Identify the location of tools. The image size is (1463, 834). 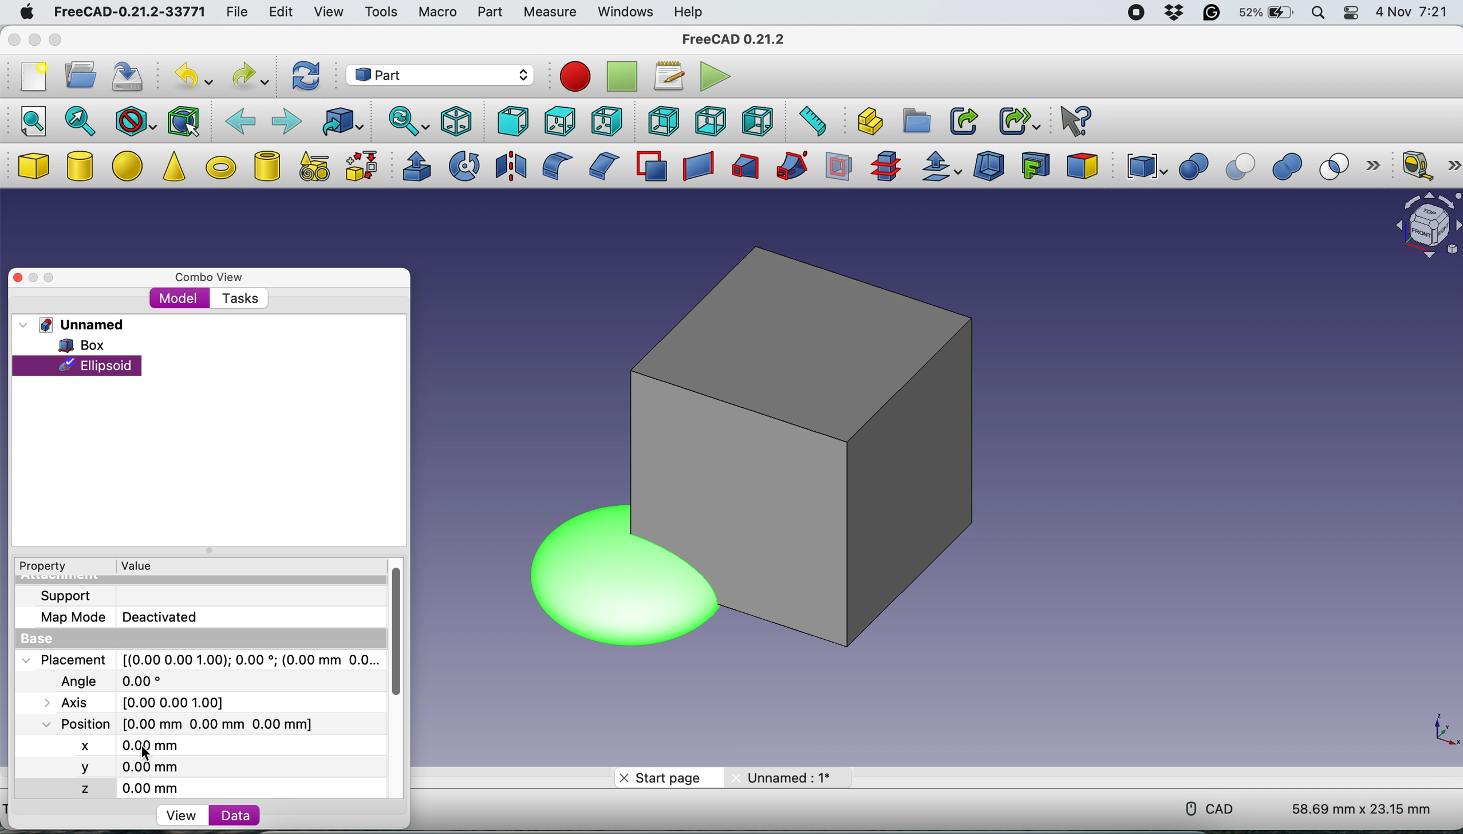
(384, 15).